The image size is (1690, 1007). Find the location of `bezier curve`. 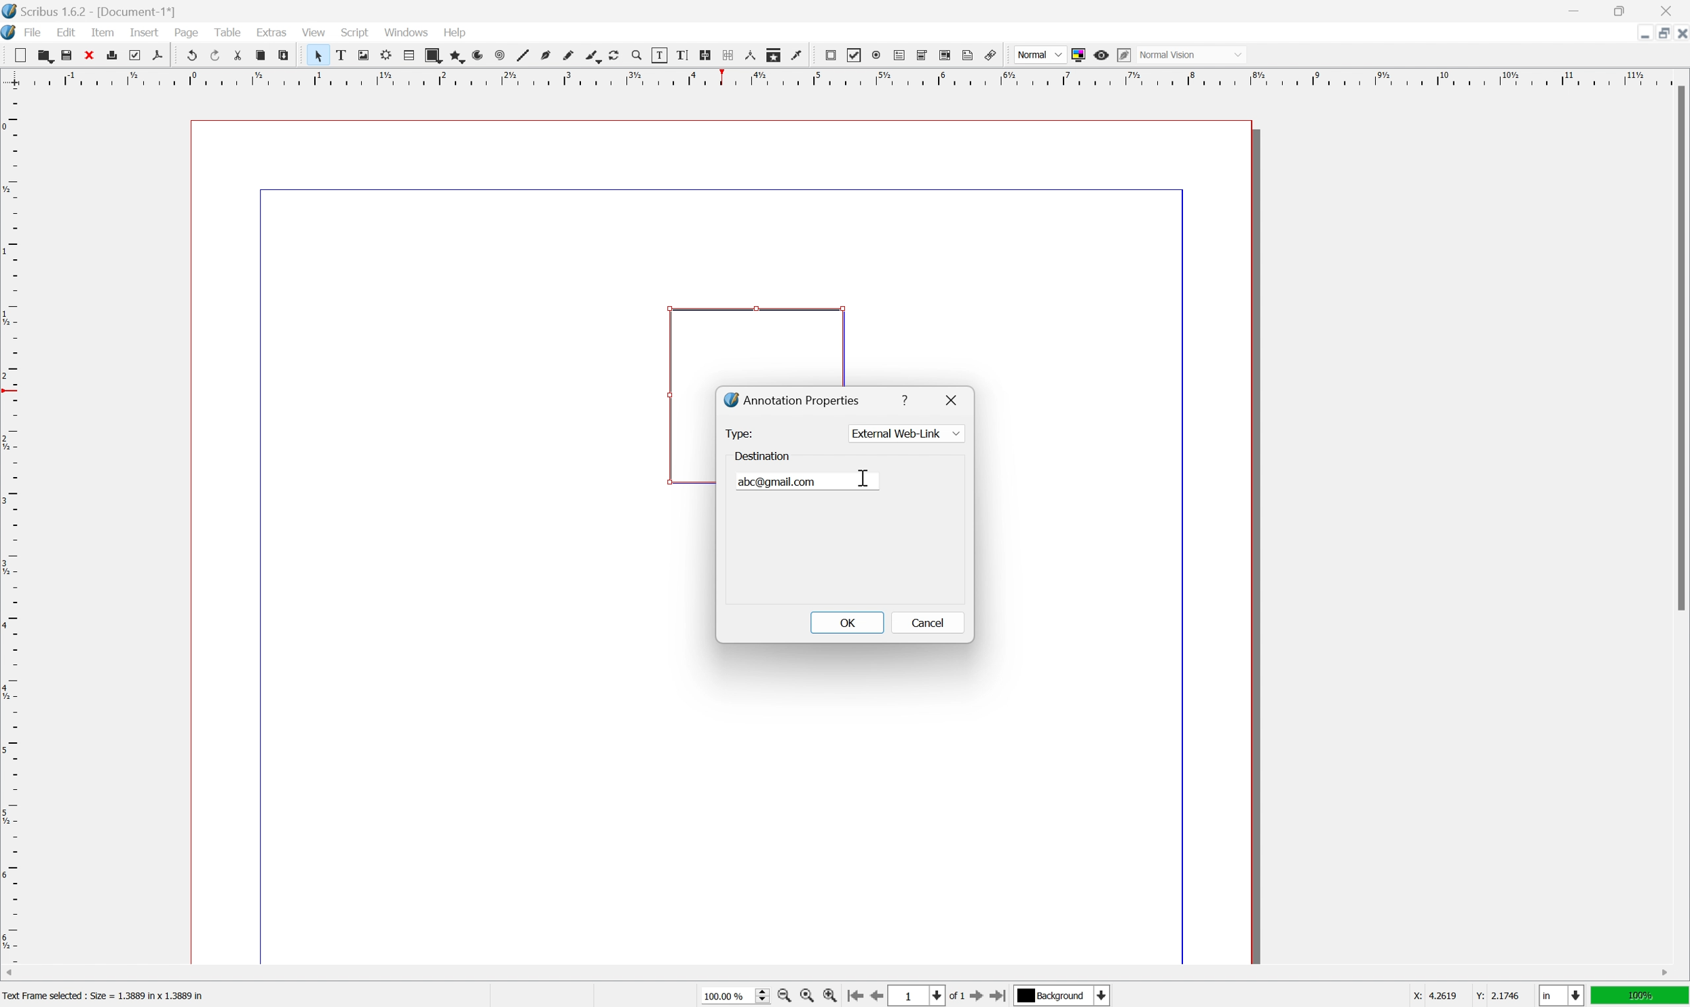

bezier curve is located at coordinates (546, 56).